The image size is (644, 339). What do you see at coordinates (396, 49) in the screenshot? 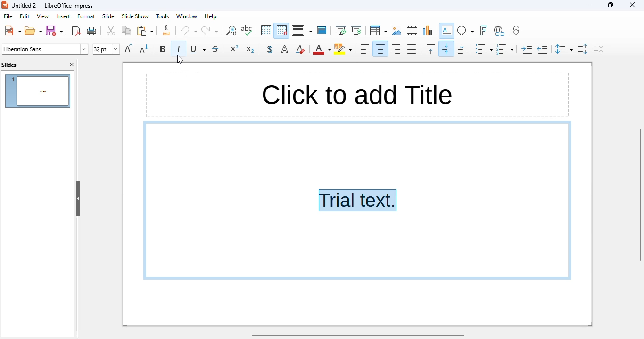
I see `align right` at bounding box center [396, 49].